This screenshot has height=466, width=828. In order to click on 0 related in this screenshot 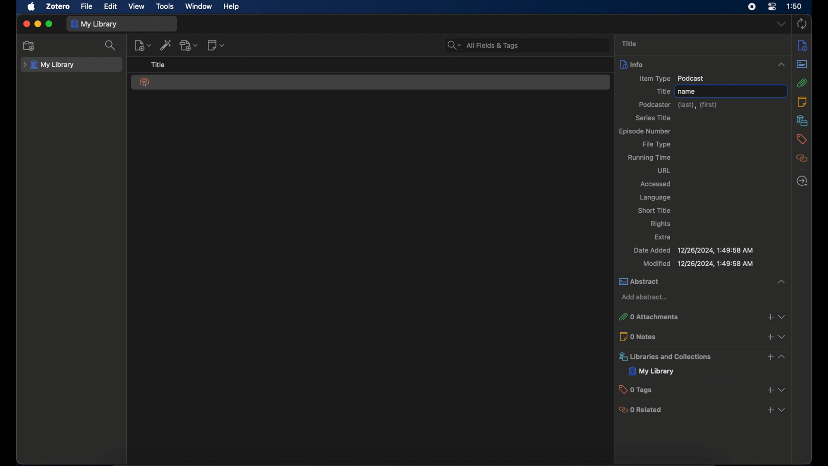, I will do `click(703, 410)`.